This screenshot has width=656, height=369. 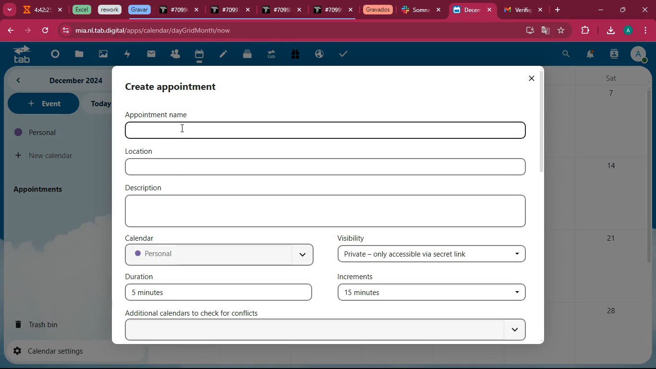 What do you see at coordinates (127, 55) in the screenshot?
I see `charge` at bounding box center [127, 55].